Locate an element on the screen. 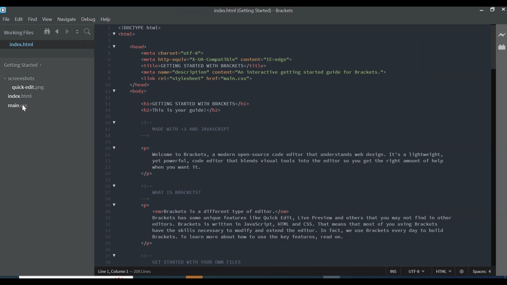  main.css file is located at coordinates (20, 106).